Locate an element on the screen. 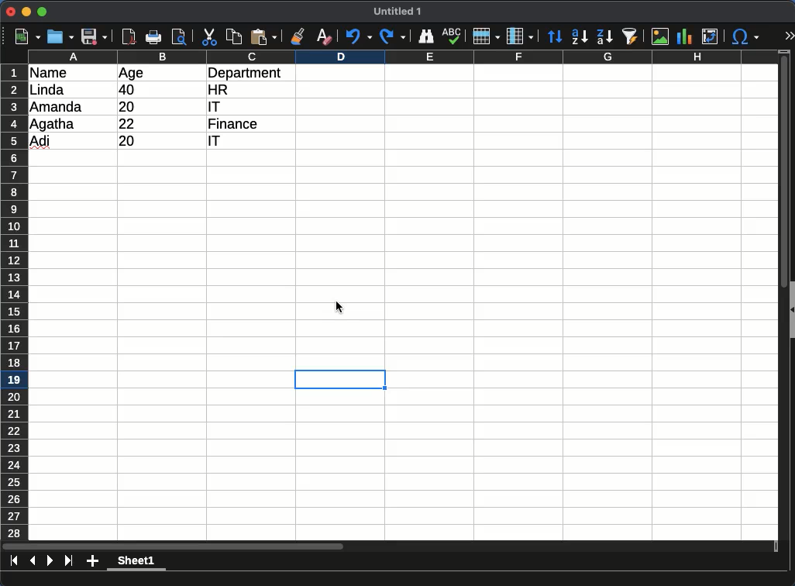  hr is located at coordinates (219, 89).